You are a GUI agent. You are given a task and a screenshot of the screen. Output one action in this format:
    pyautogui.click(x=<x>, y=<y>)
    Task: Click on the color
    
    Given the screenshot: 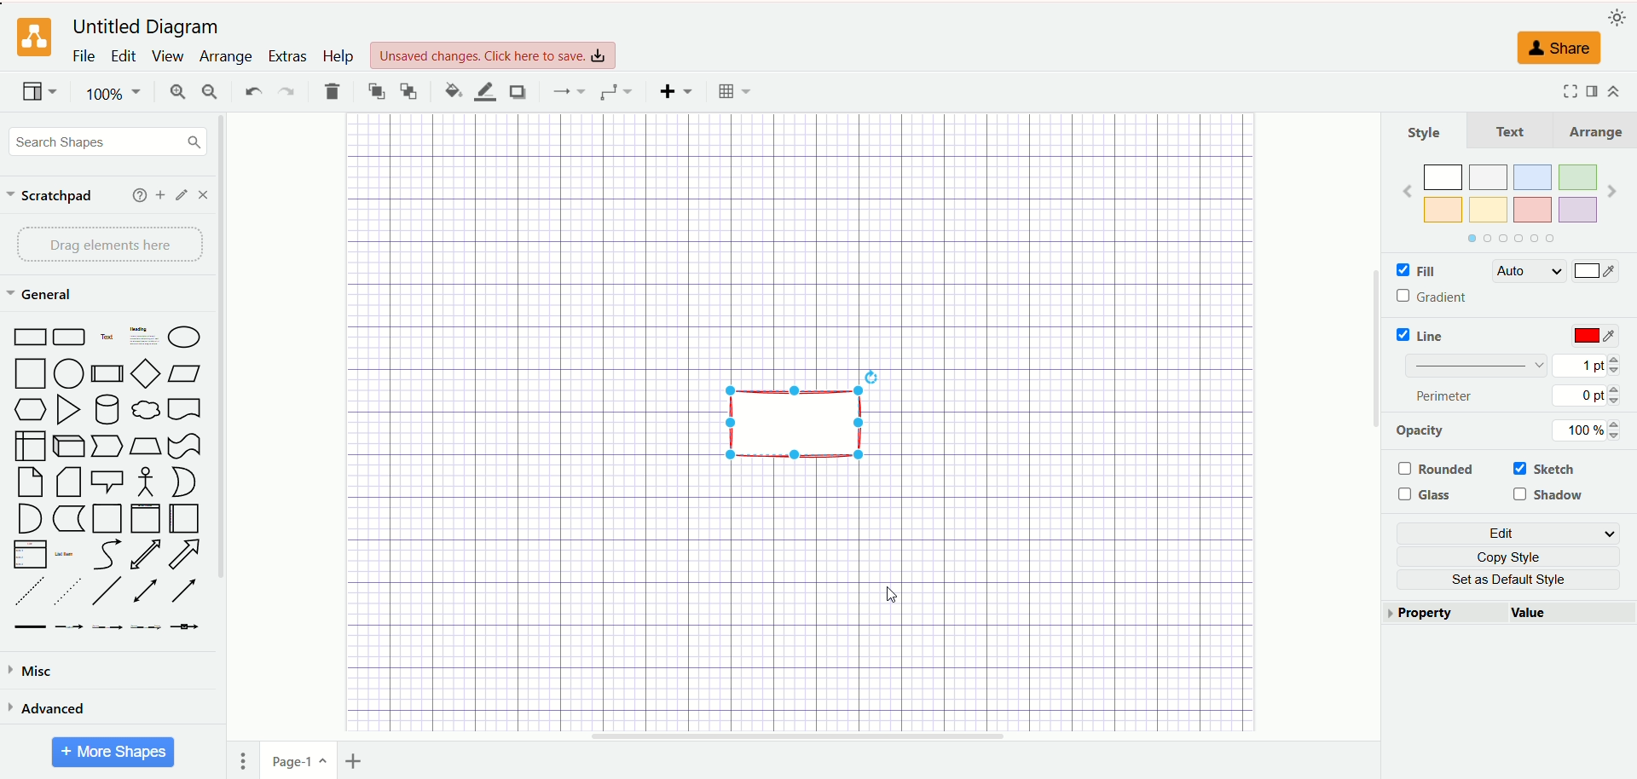 What is the action you would take?
    pyautogui.click(x=1508, y=202)
    